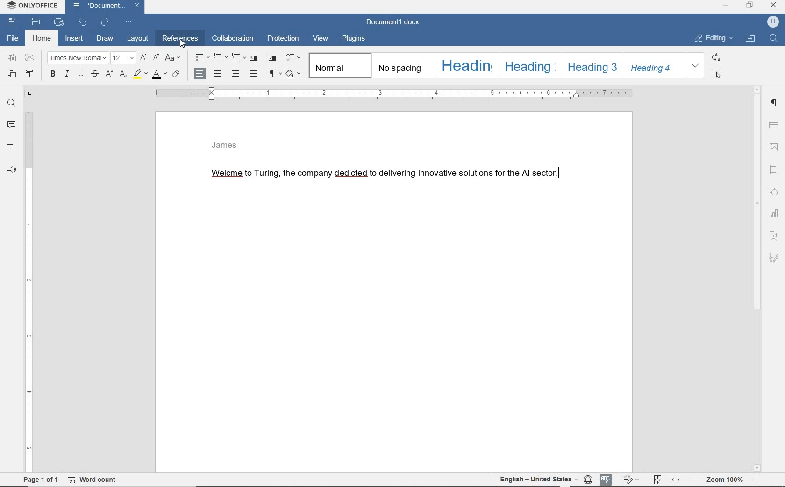  What do you see at coordinates (654, 67) in the screenshot?
I see `Heading 4` at bounding box center [654, 67].